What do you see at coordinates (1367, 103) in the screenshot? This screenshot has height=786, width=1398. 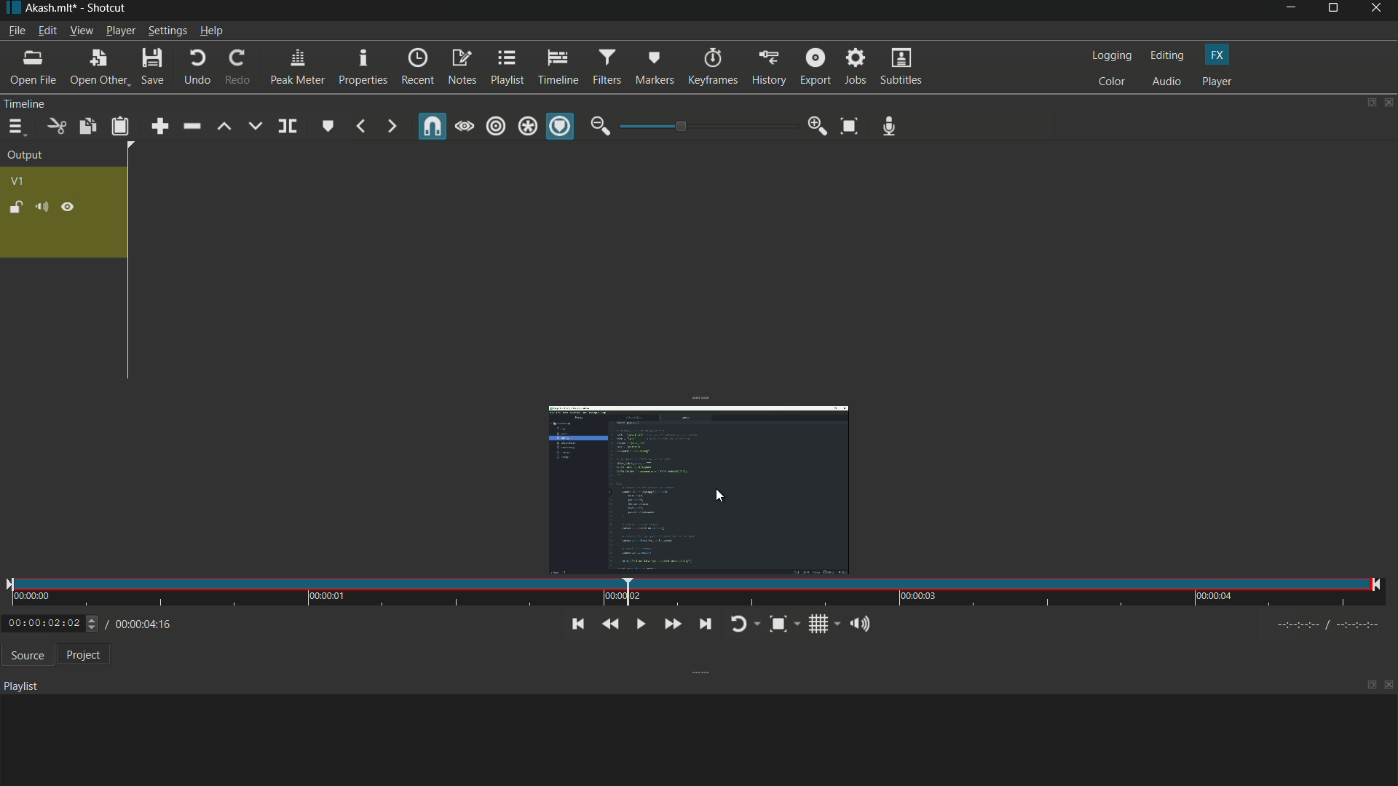 I see `change layout` at bounding box center [1367, 103].